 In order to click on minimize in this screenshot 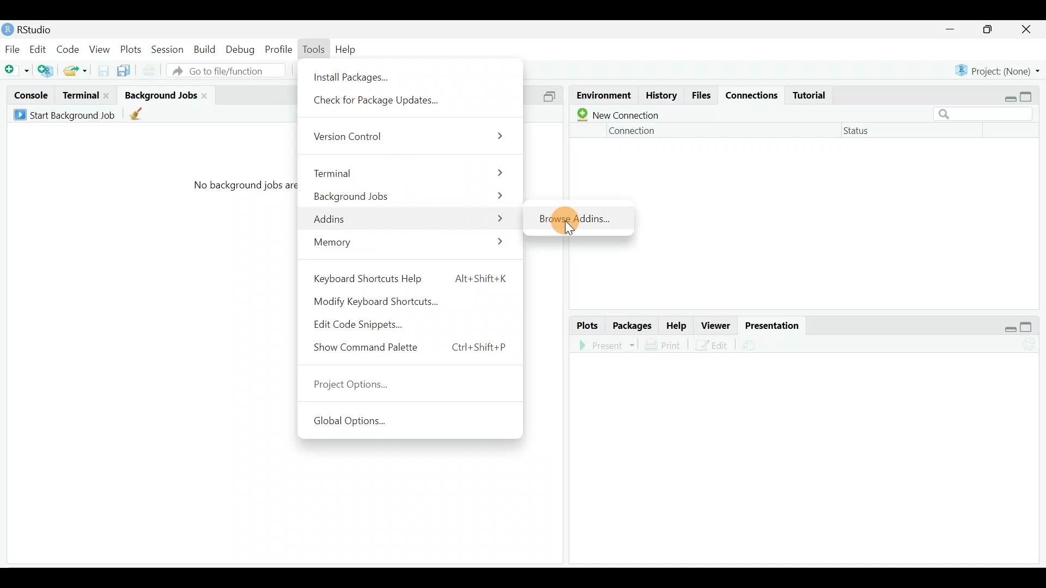, I will do `click(956, 30)`.